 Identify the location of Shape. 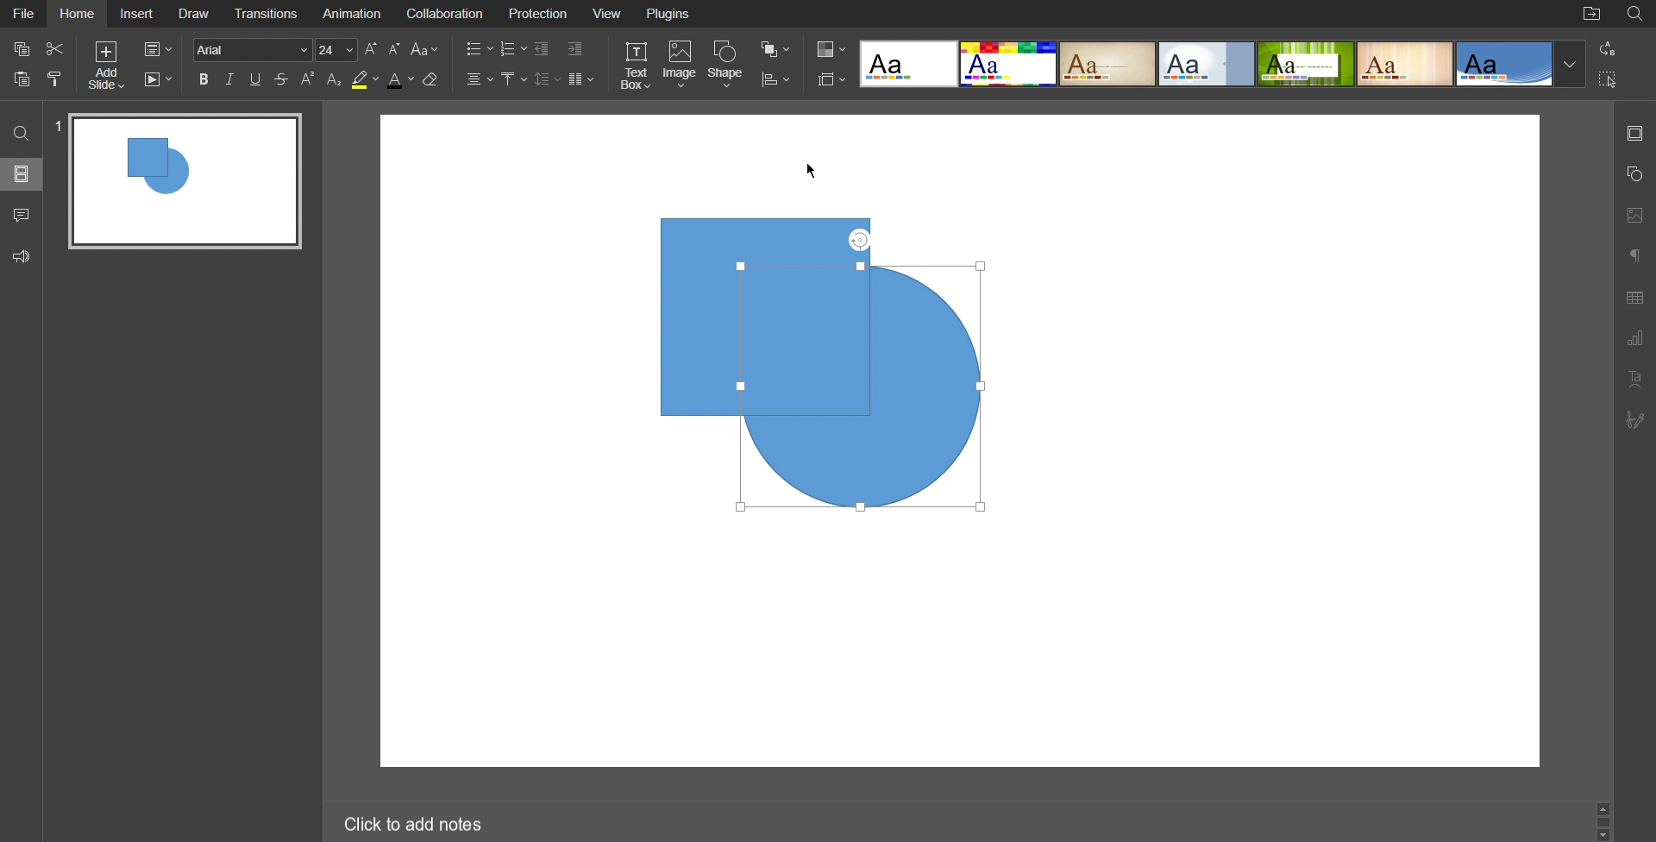
(729, 66).